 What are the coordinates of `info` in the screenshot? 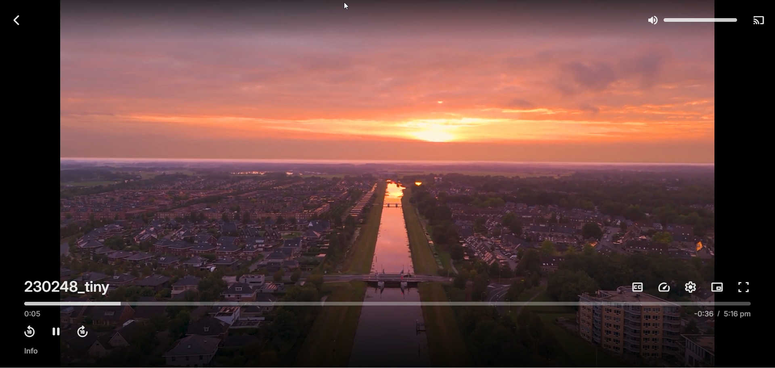 It's located at (33, 351).